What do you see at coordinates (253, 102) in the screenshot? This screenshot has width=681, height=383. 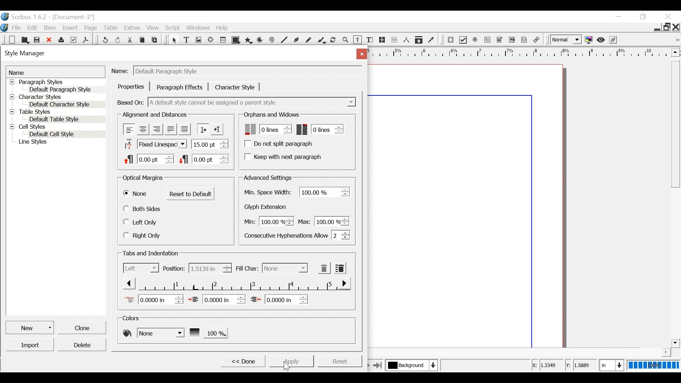 I see `Dropdown` at bounding box center [253, 102].